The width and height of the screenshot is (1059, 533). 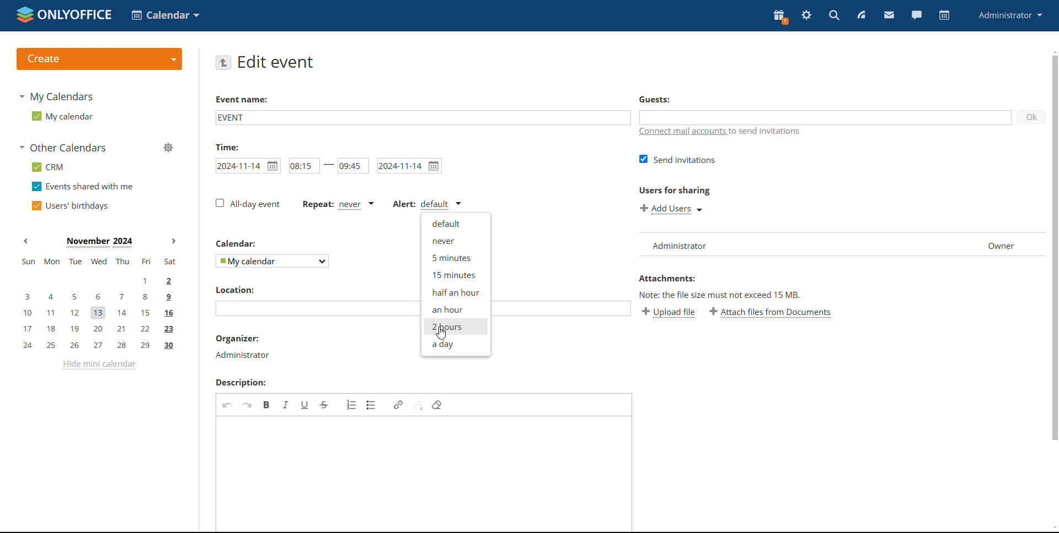 What do you see at coordinates (671, 209) in the screenshot?
I see `add users` at bounding box center [671, 209].